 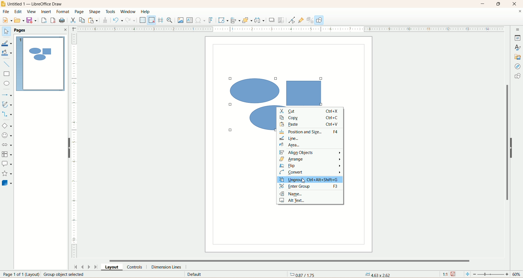 What do you see at coordinates (310, 139) in the screenshot?
I see `line` at bounding box center [310, 139].